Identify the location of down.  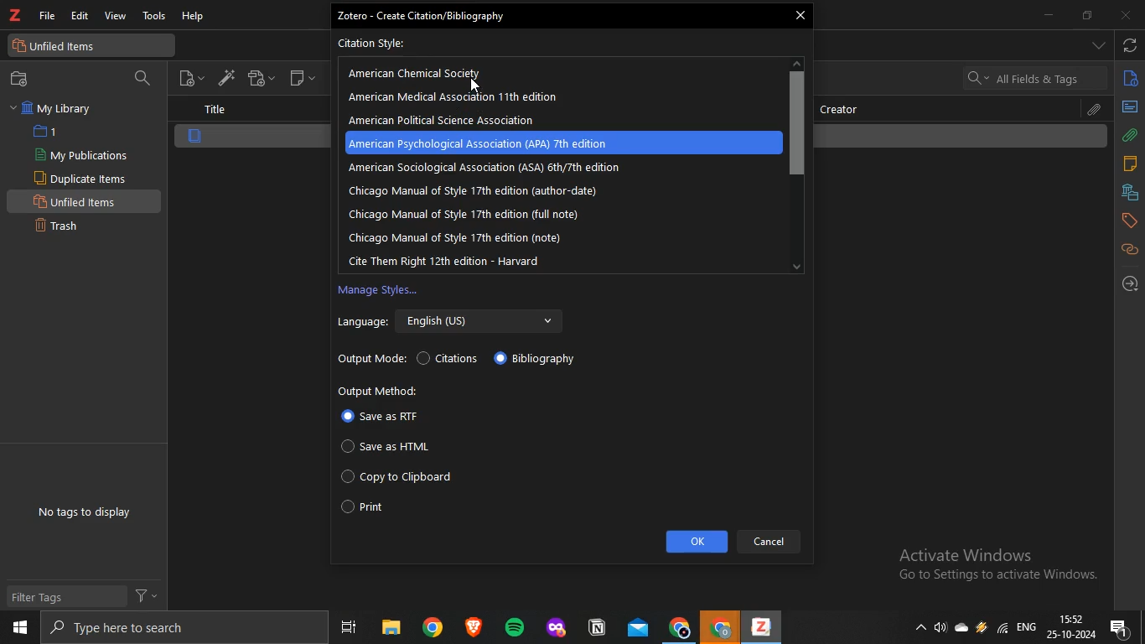
(798, 266).